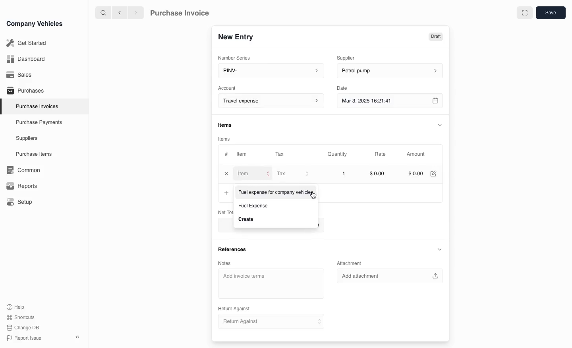  Describe the element at coordinates (338, 174) in the screenshot. I see `1` at that location.